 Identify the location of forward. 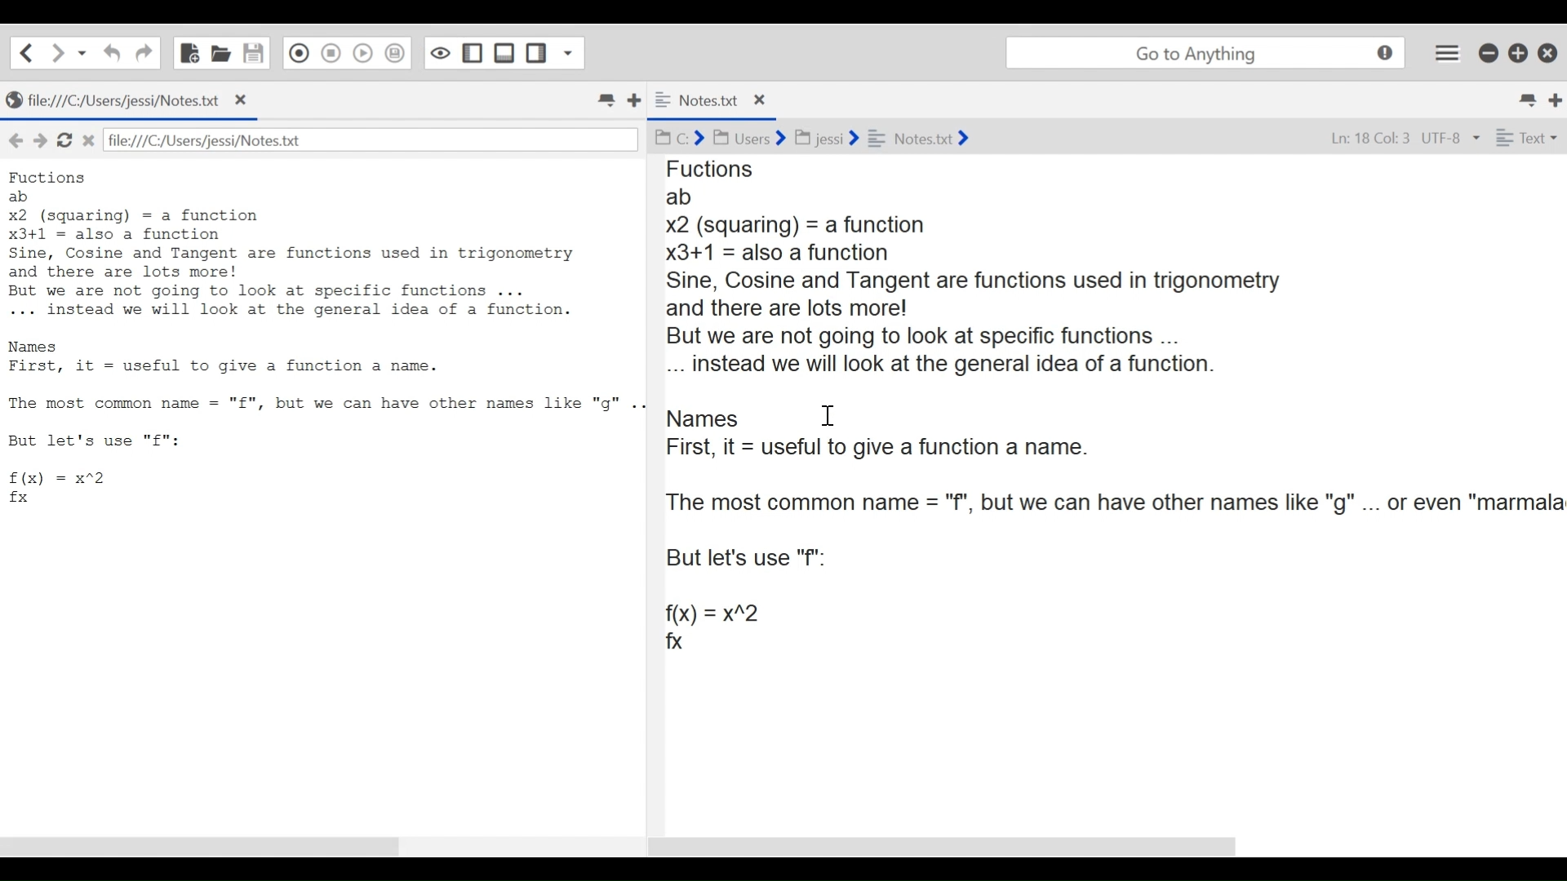
(40, 139).